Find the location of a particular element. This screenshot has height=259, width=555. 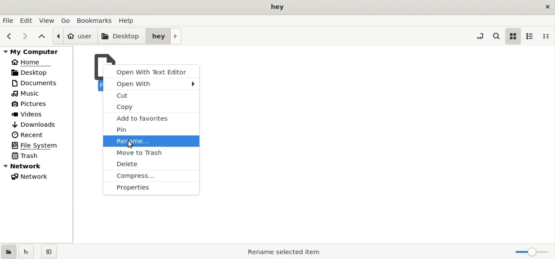

description is located at coordinates (279, 251).